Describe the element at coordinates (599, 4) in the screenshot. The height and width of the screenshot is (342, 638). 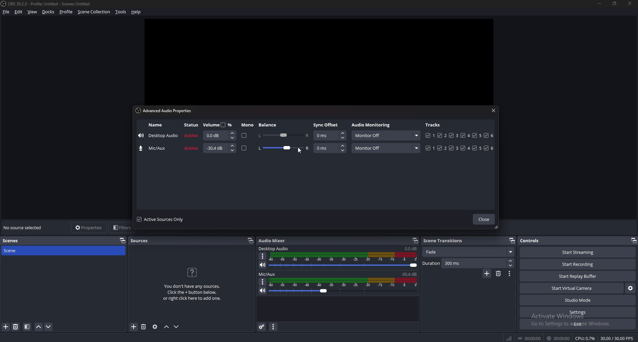
I see `minimize` at that location.